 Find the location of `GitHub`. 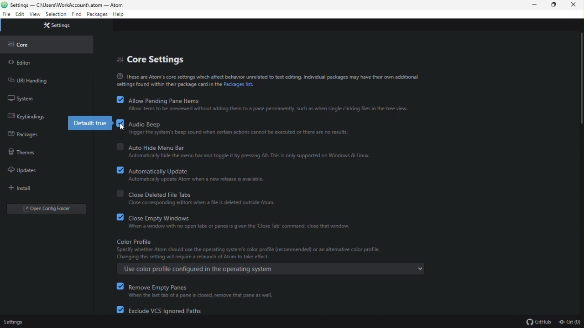

GitHub is located at coordinates (537, 321).